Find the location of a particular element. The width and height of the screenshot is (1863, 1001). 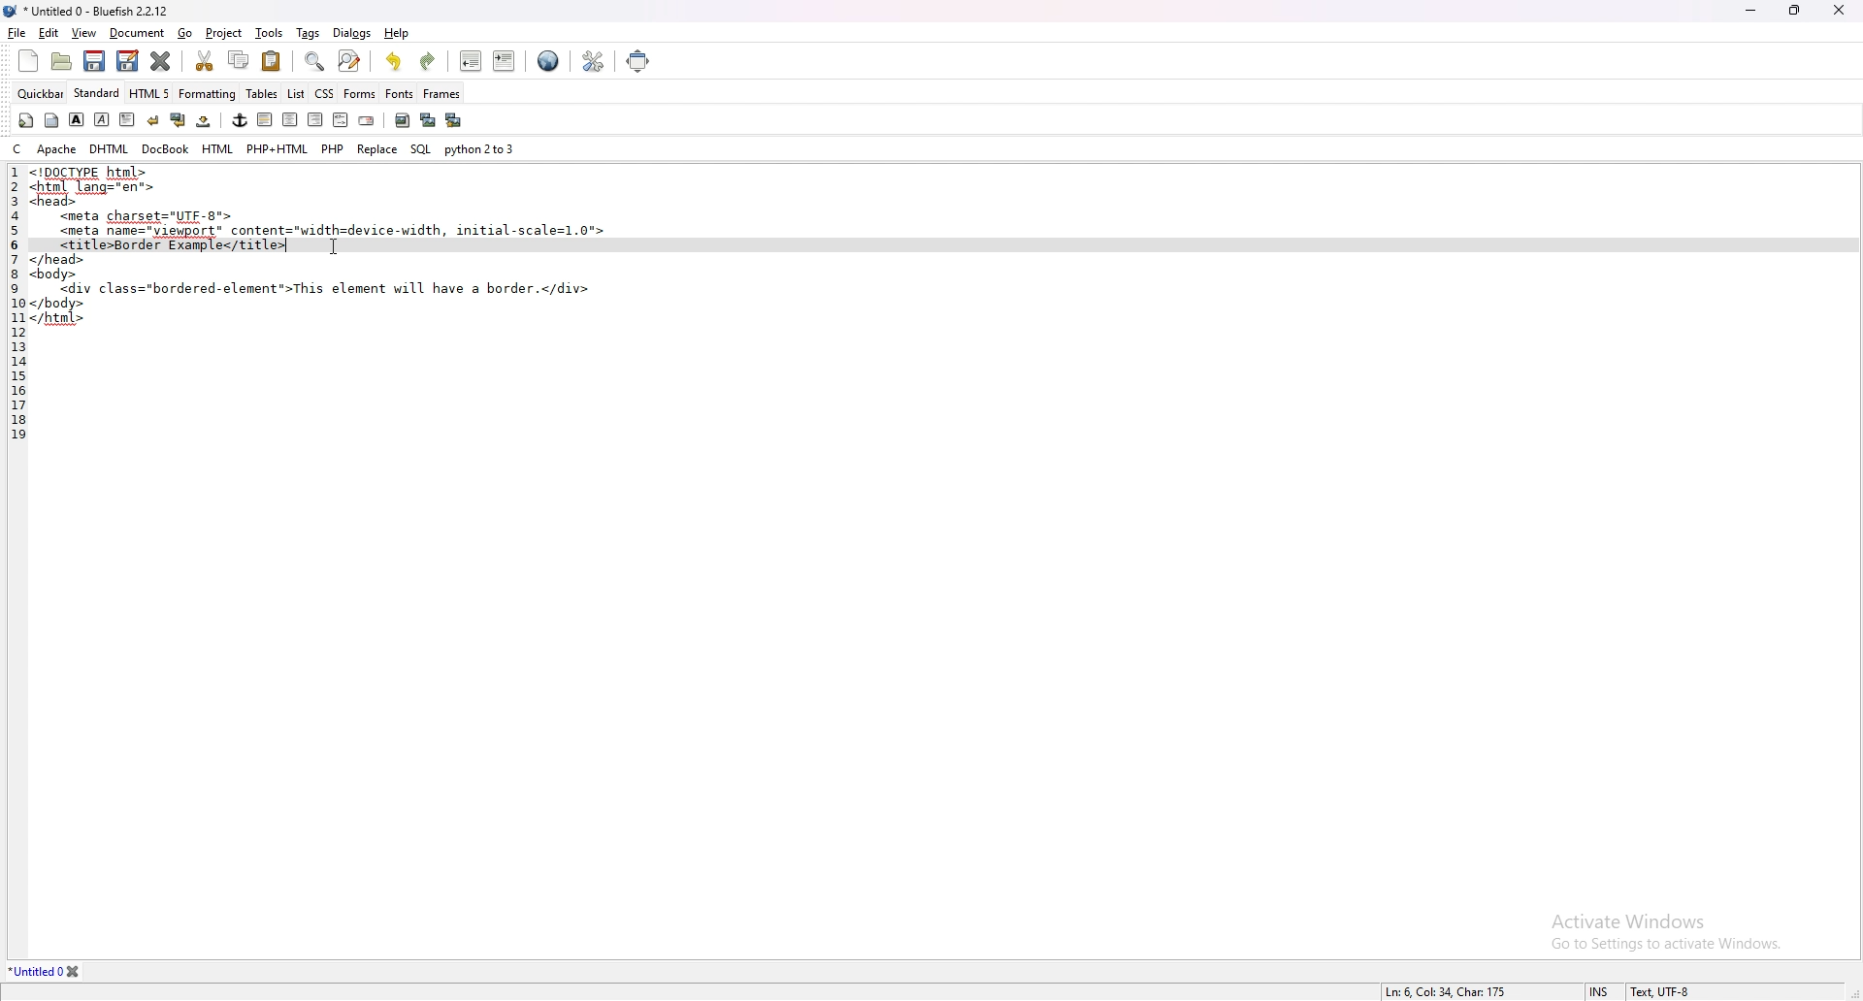

insert image is located at coordinates (403, 120).